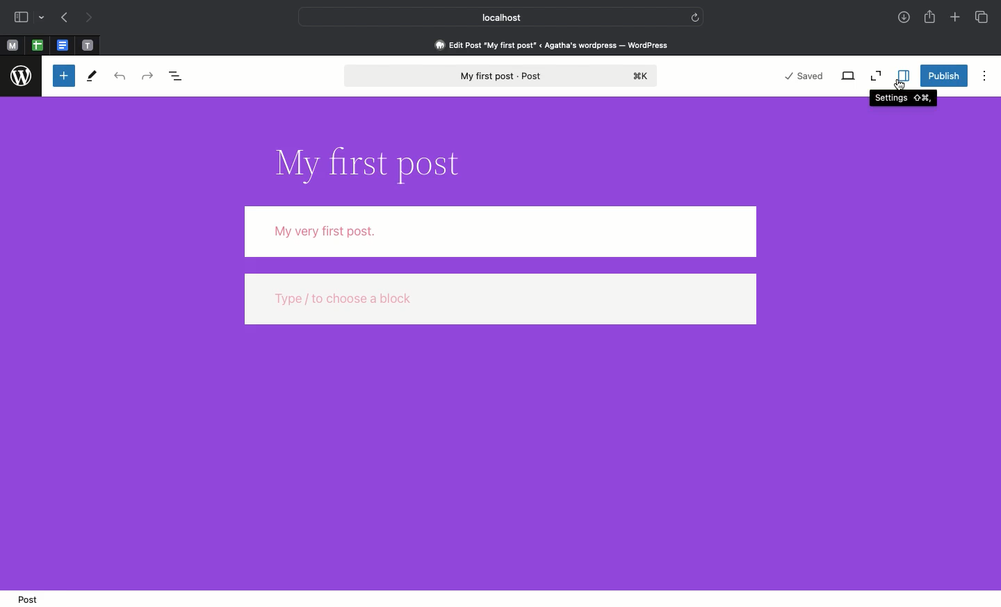 The image size is (1001, 607). I want to click on Title, so click(362, 169).